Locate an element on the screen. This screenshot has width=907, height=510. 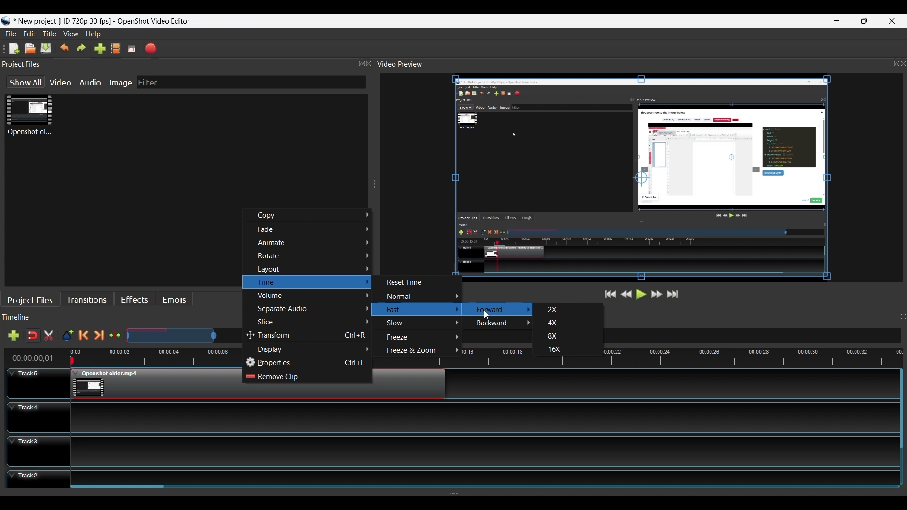
Slice is located at coordinates (312, 323).